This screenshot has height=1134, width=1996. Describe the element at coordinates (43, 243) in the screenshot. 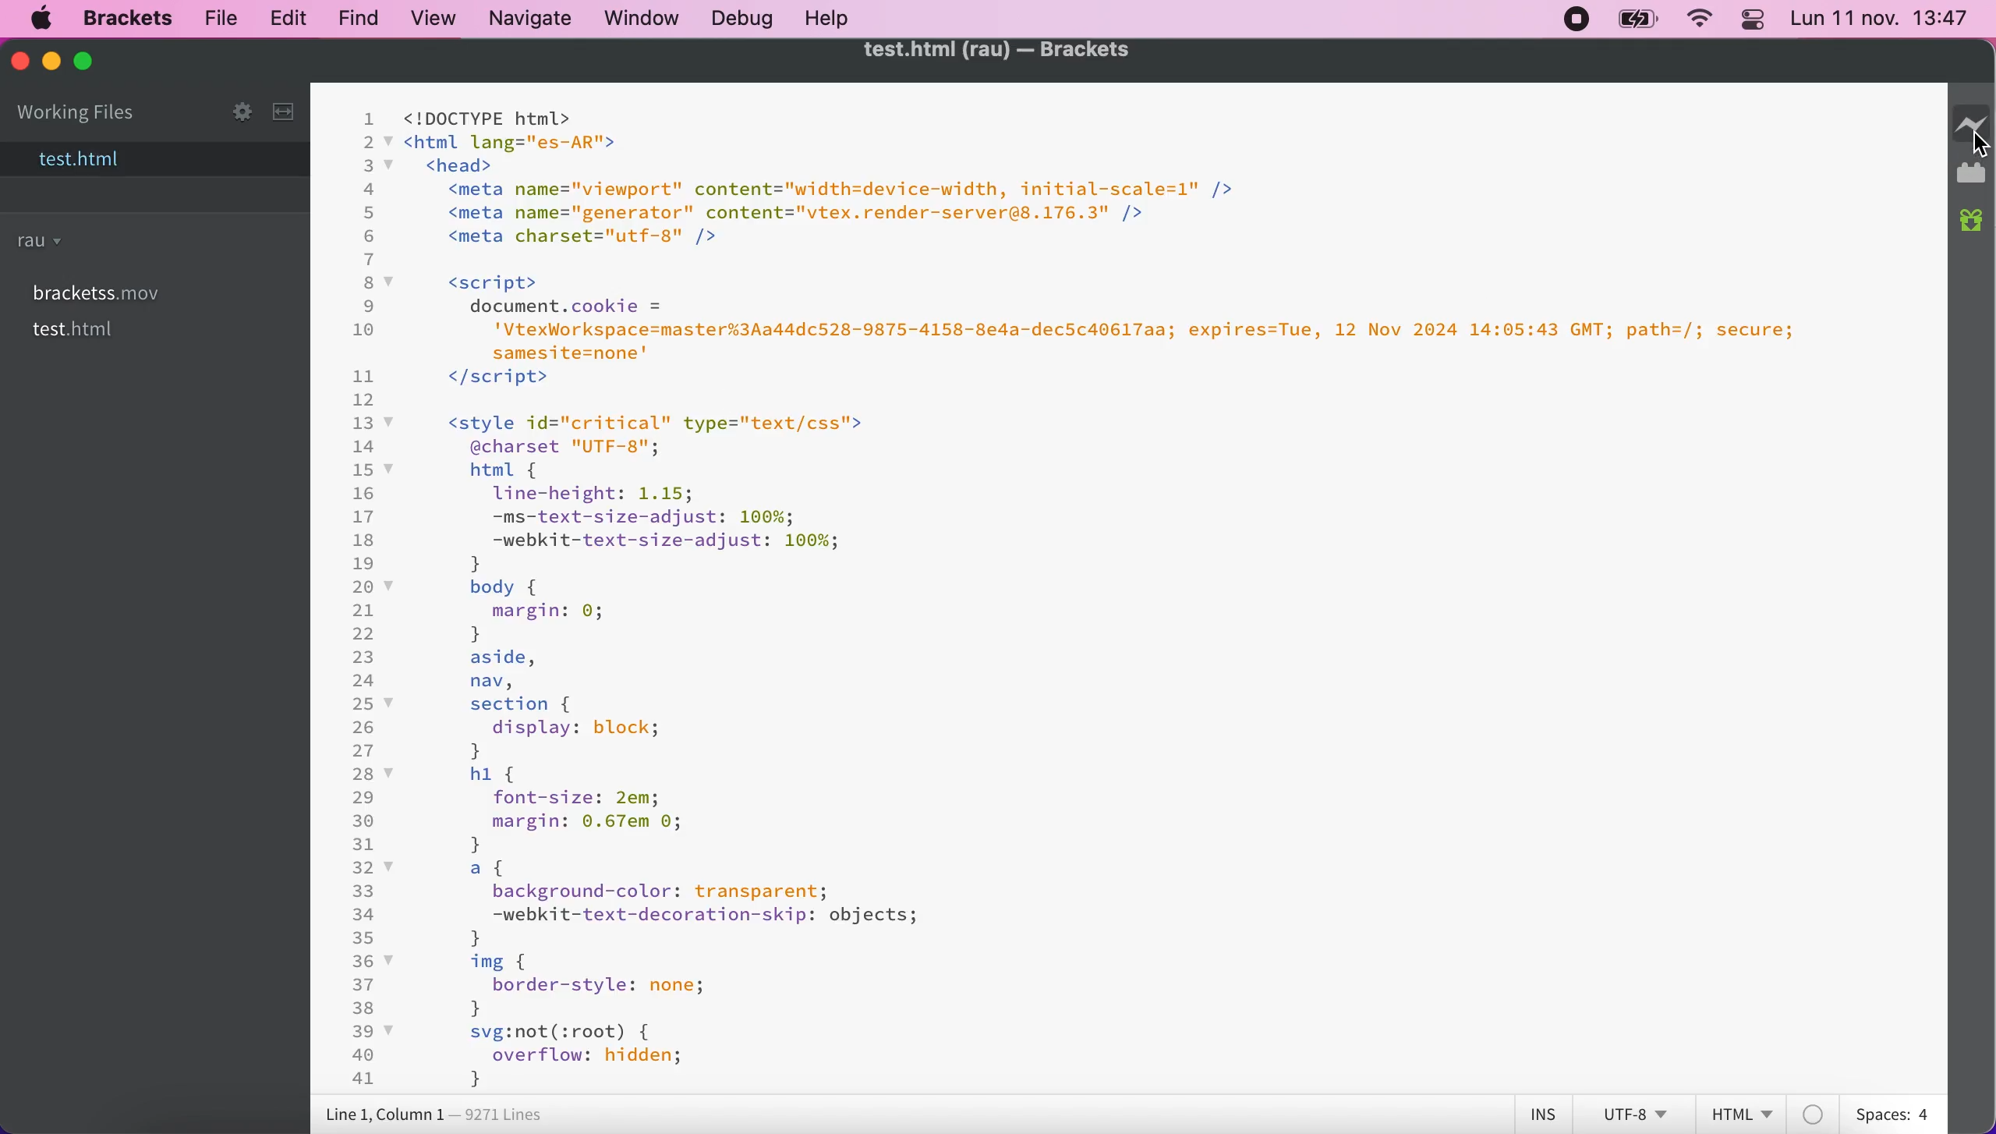

I see `rau` at that location.